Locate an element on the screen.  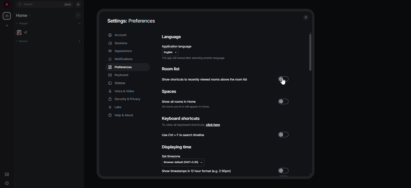
labs is located at coordinates (116, 107).